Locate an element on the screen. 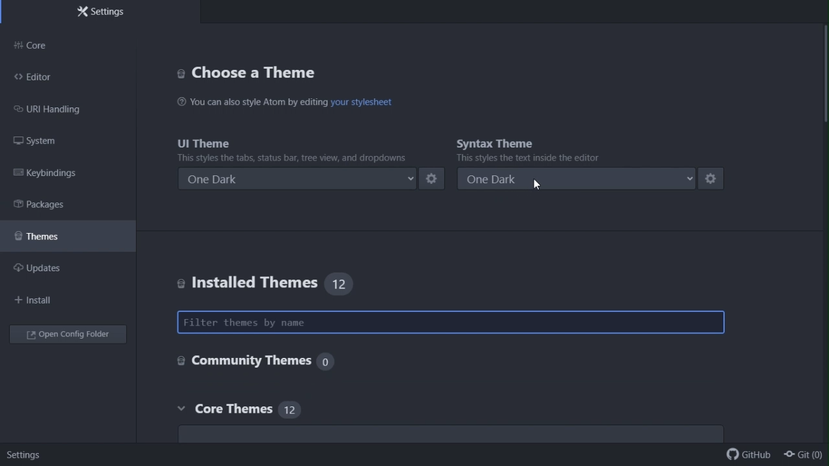 The image size is (829, 466). themes is located at coordinates (49, 234).